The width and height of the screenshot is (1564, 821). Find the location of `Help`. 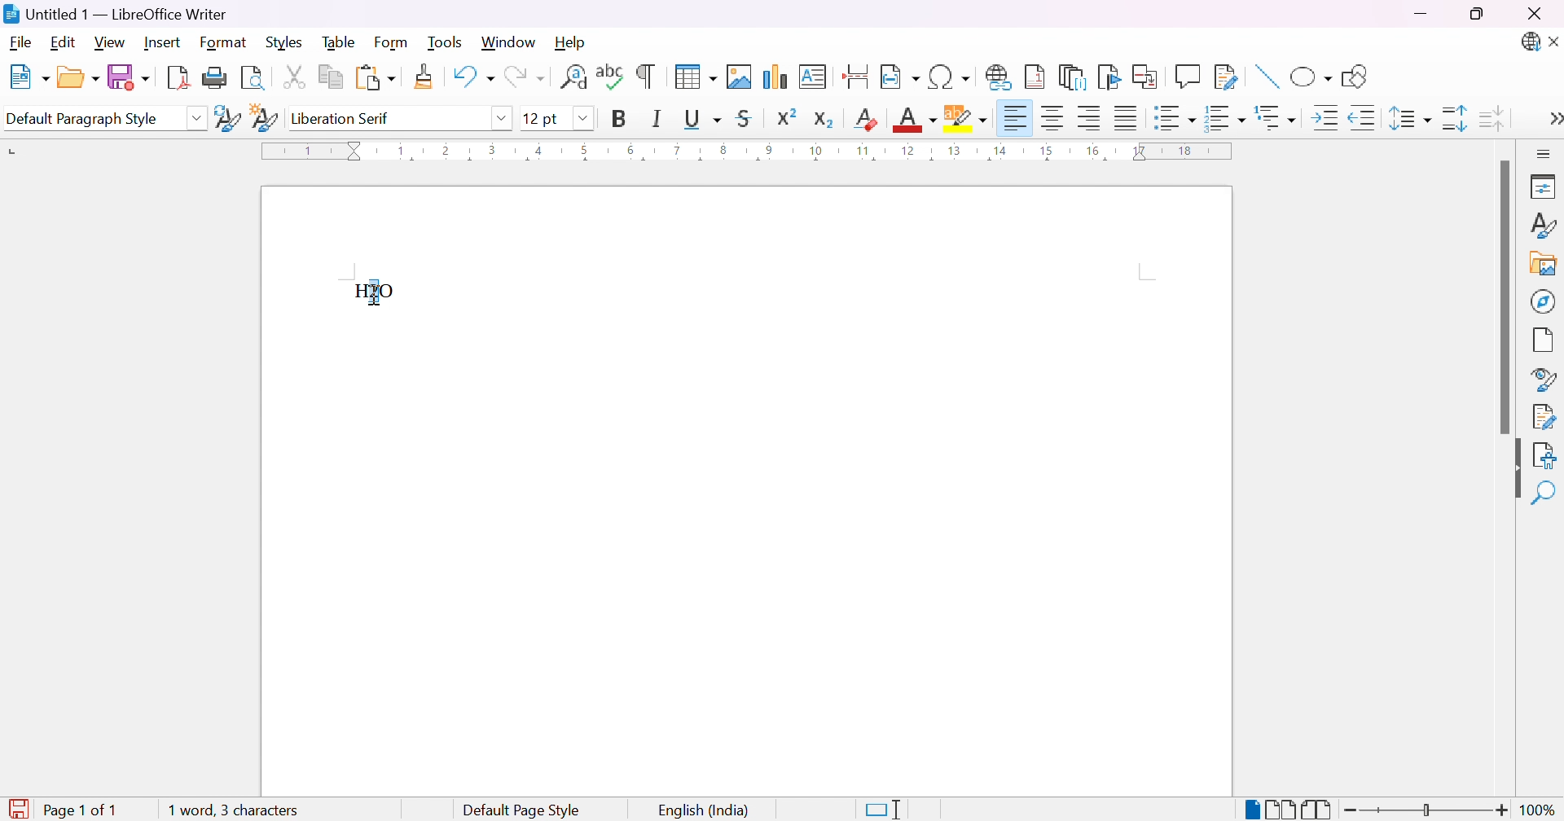

Help is located at coordinates (571, 41).